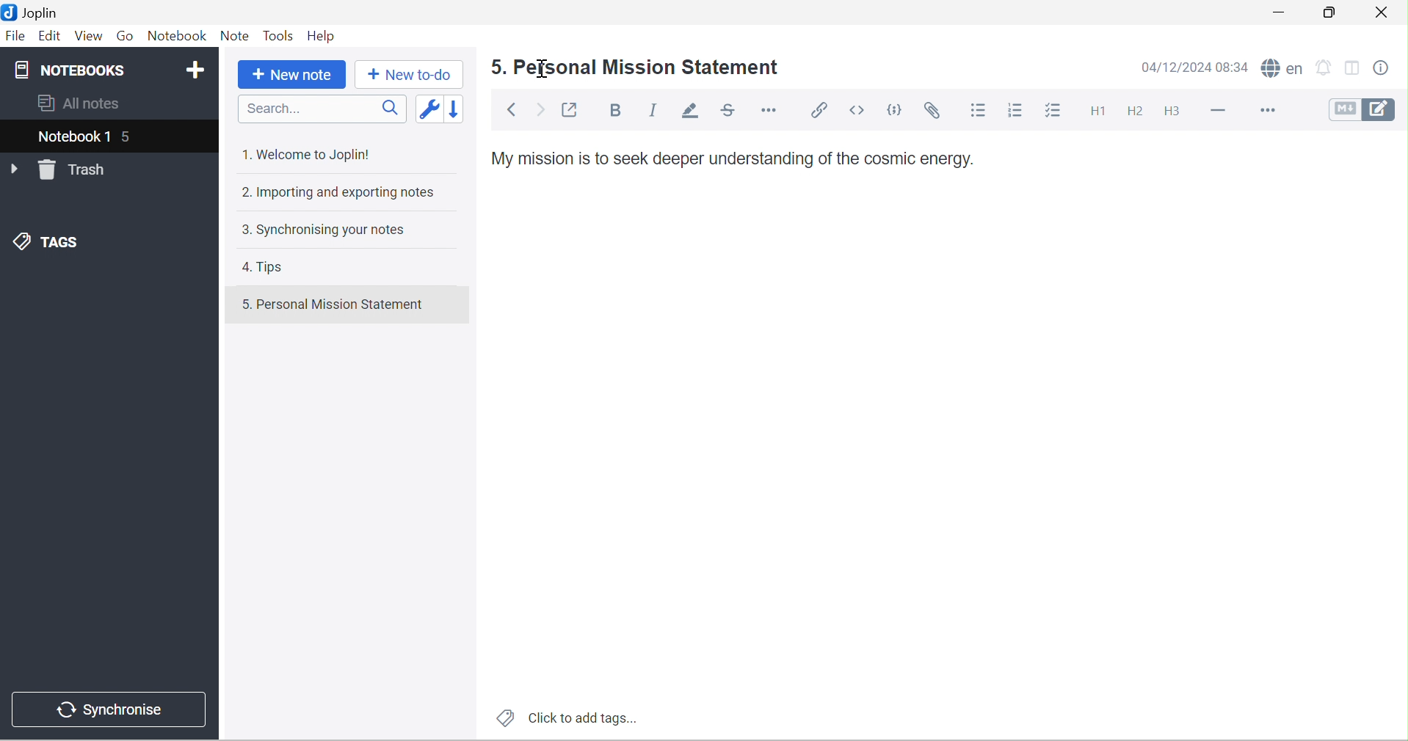 This screenshot has height=741, width=1408. What do you see at coordinates (769, 109) in the screenshot?
I see `Horizontal` at bounding box center [769, 109].